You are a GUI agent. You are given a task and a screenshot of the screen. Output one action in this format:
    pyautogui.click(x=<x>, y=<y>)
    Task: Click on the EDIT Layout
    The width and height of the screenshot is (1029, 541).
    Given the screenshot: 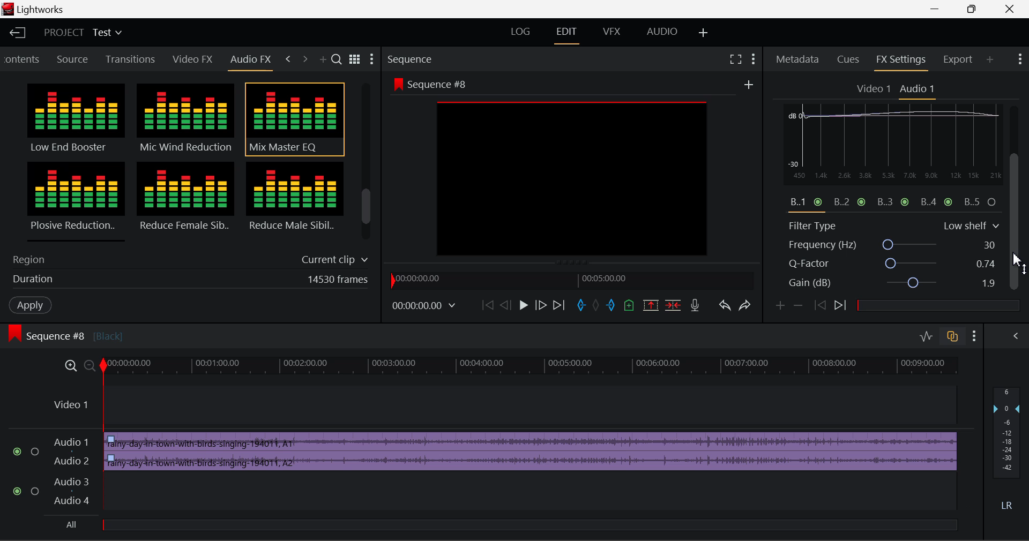 What is the action you would take?
    pyautogui.click(x=570, y=35)
    